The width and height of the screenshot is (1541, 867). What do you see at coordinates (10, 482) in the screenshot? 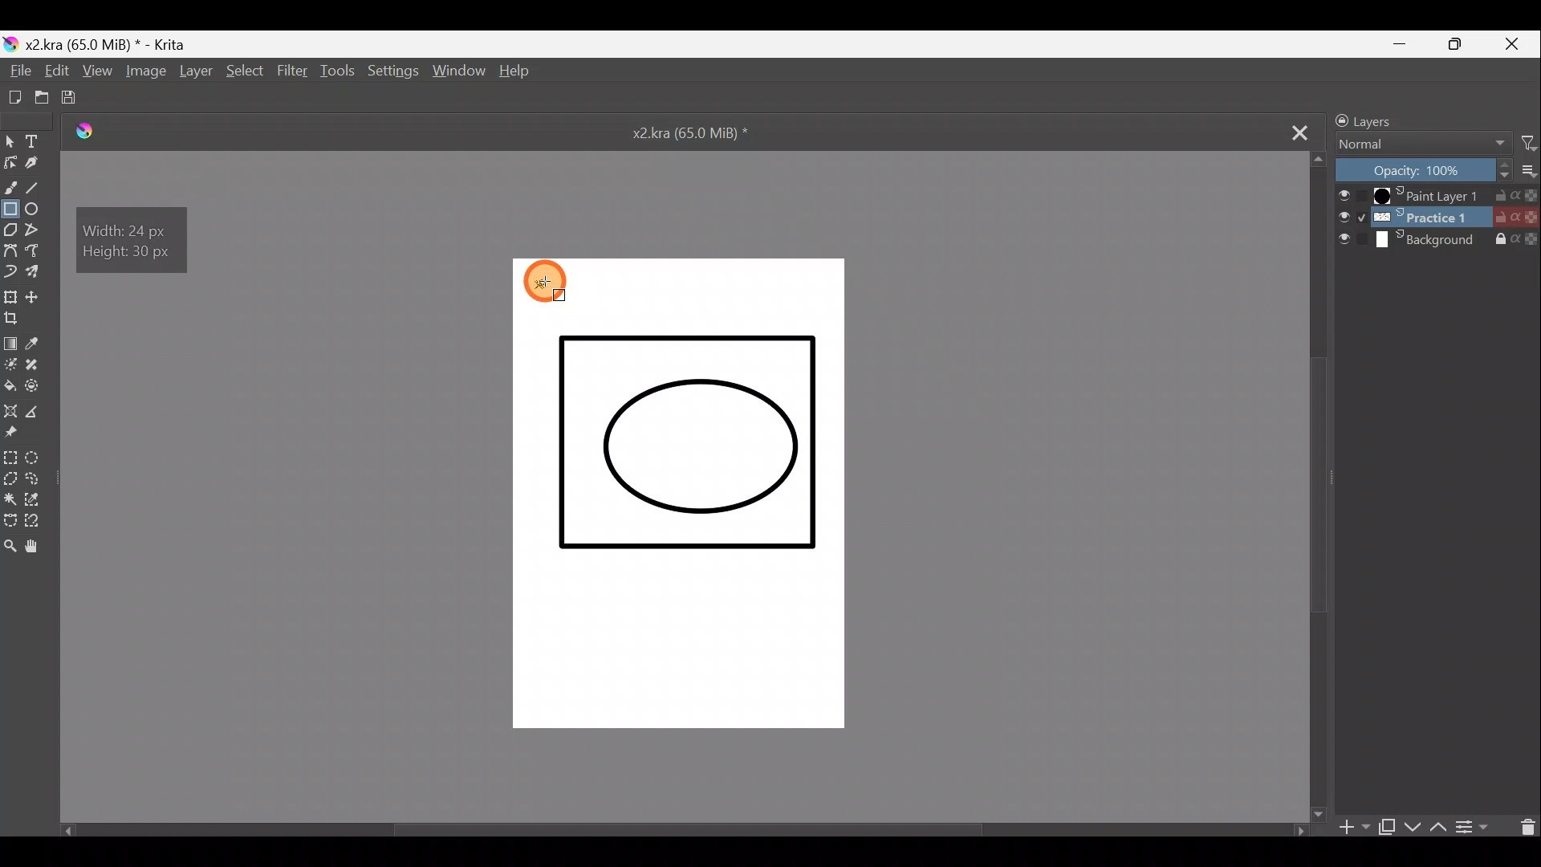
I see `Polygonal selection tool` at bounding box center [10, 482].